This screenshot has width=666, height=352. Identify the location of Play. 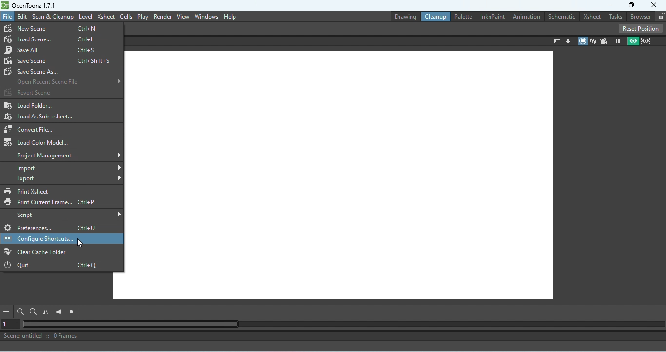
(143, 17).